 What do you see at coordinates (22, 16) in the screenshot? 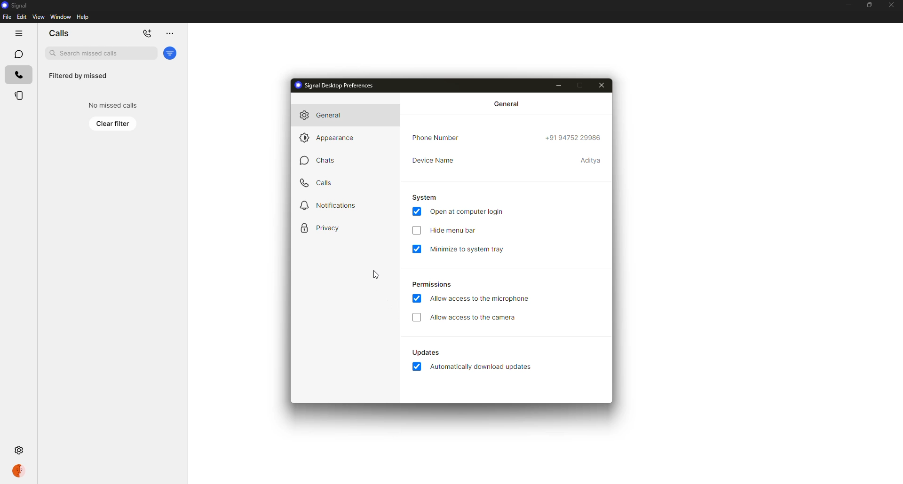
I see `edit` at bounding box center [22, 16].